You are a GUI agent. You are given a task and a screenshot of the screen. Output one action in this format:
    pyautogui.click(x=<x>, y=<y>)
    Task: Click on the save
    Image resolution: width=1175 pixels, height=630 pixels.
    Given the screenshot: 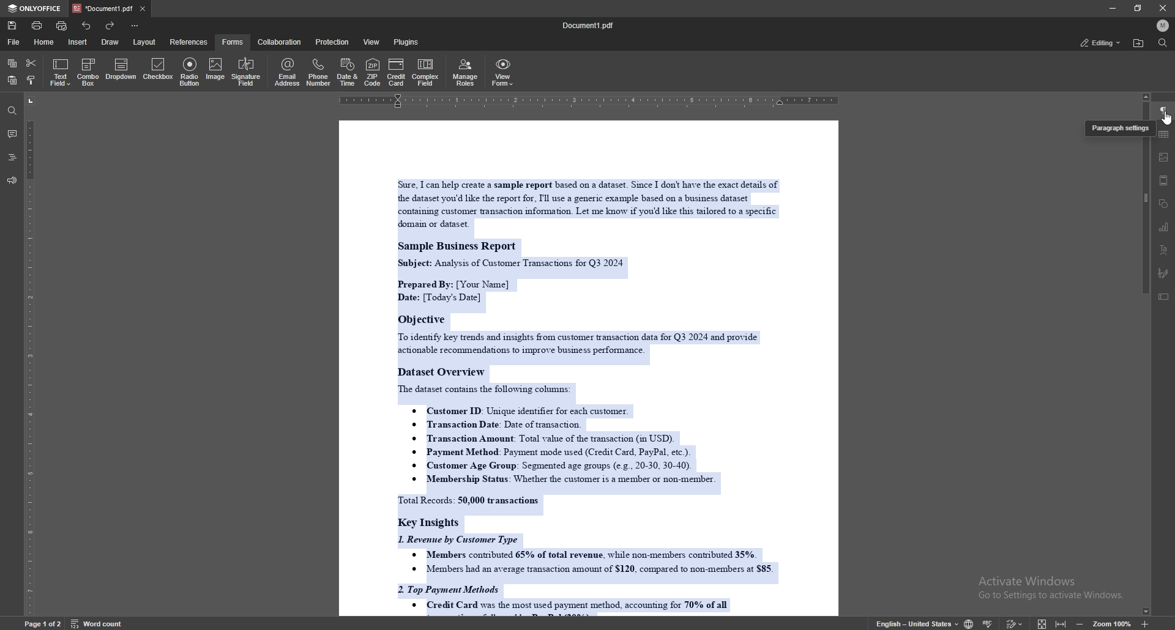 What is the action you would take?
    pyautogui.click(x=12, y=26)
    